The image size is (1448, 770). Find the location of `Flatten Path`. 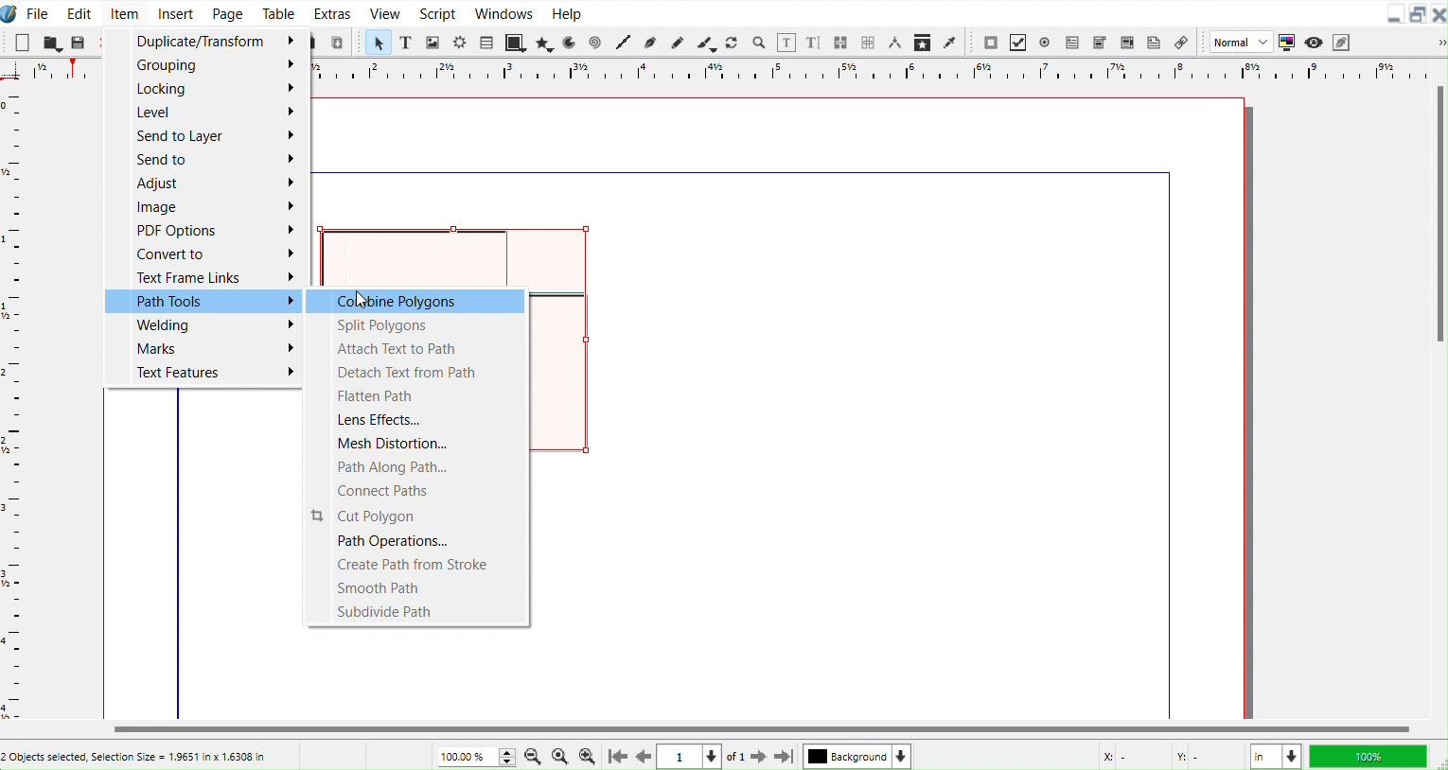

Flatten Path is located at coordinates (415, 394).